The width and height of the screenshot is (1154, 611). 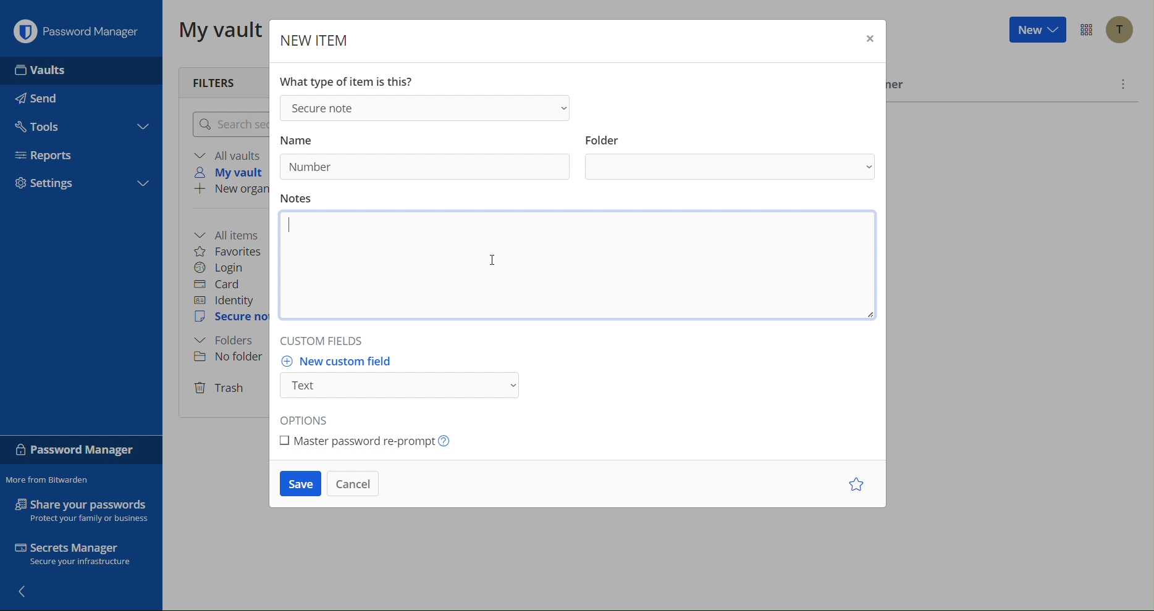 I want to click on Back, so click(x=27, y=593).